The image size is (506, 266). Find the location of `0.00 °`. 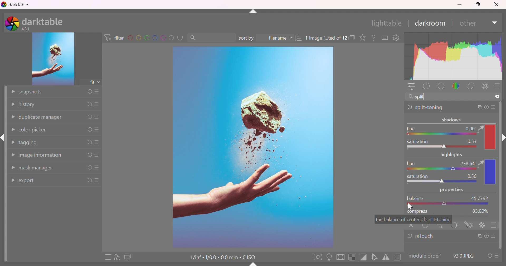

0.00 ° is located at coordinates (470, 128).